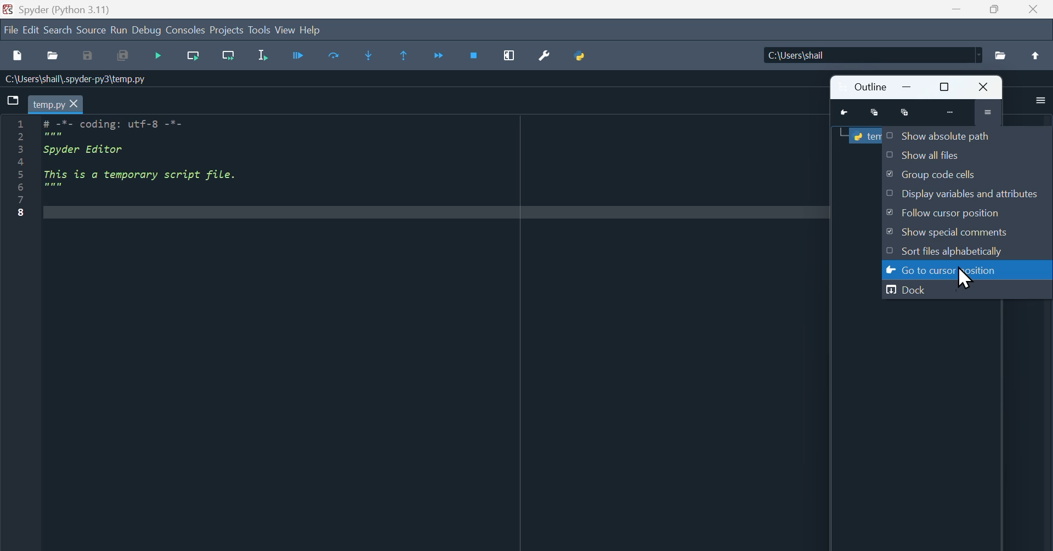 The width and height of the screenshot is (1053, 551). What do you see at coordinates (13, 100) in the screenshot?
I see `Browse tabs` at bounding box center [13, 100].